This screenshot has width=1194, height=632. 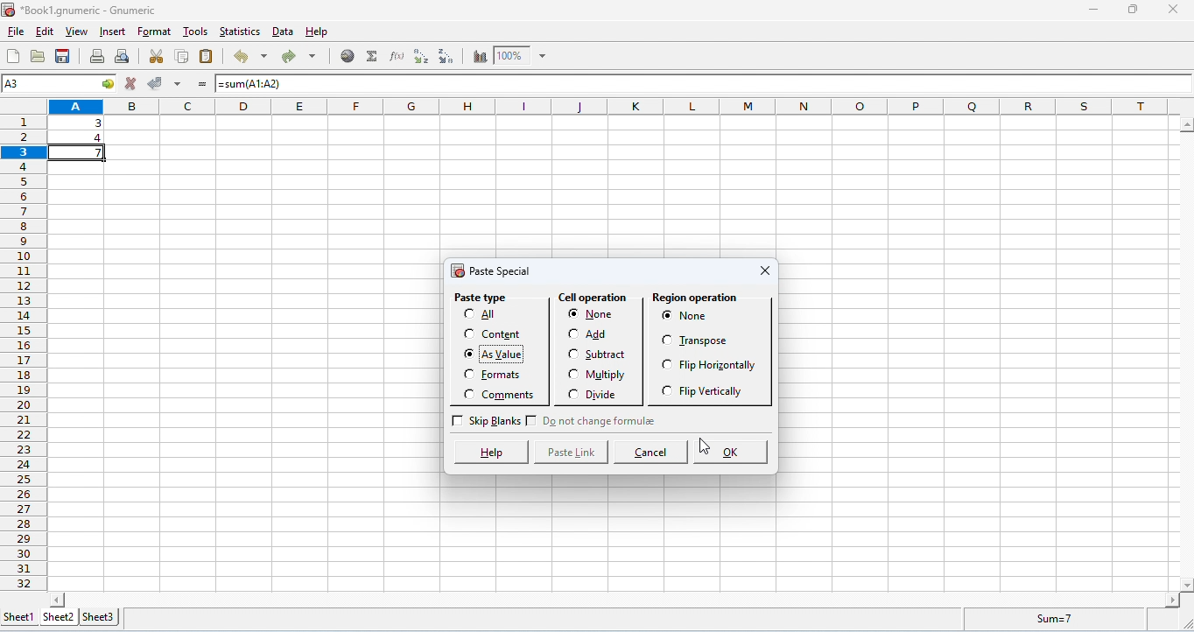 I want to click on Checkbox, so click(x=665, y=365).